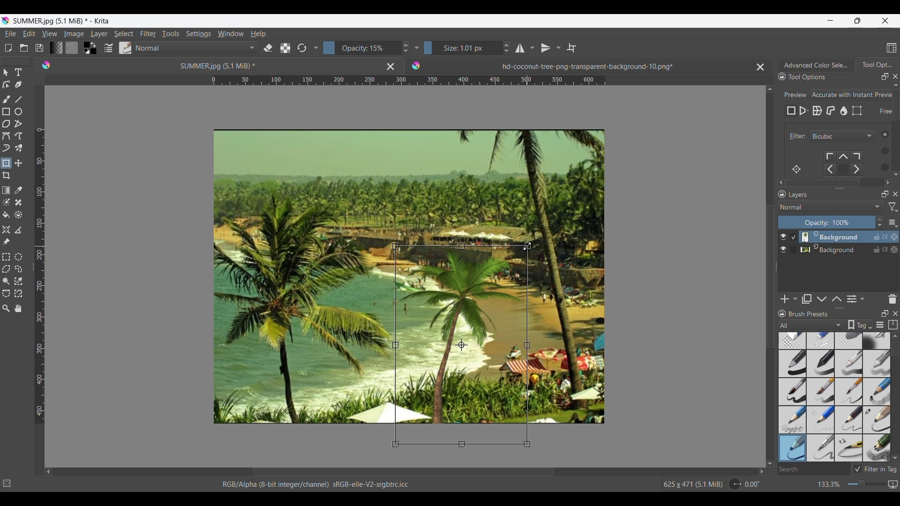 This screenshot has width=900, height=506. Describe the element at coordinates (532, 48) in the screenshot. I see `Horizontal flip options` at that location.